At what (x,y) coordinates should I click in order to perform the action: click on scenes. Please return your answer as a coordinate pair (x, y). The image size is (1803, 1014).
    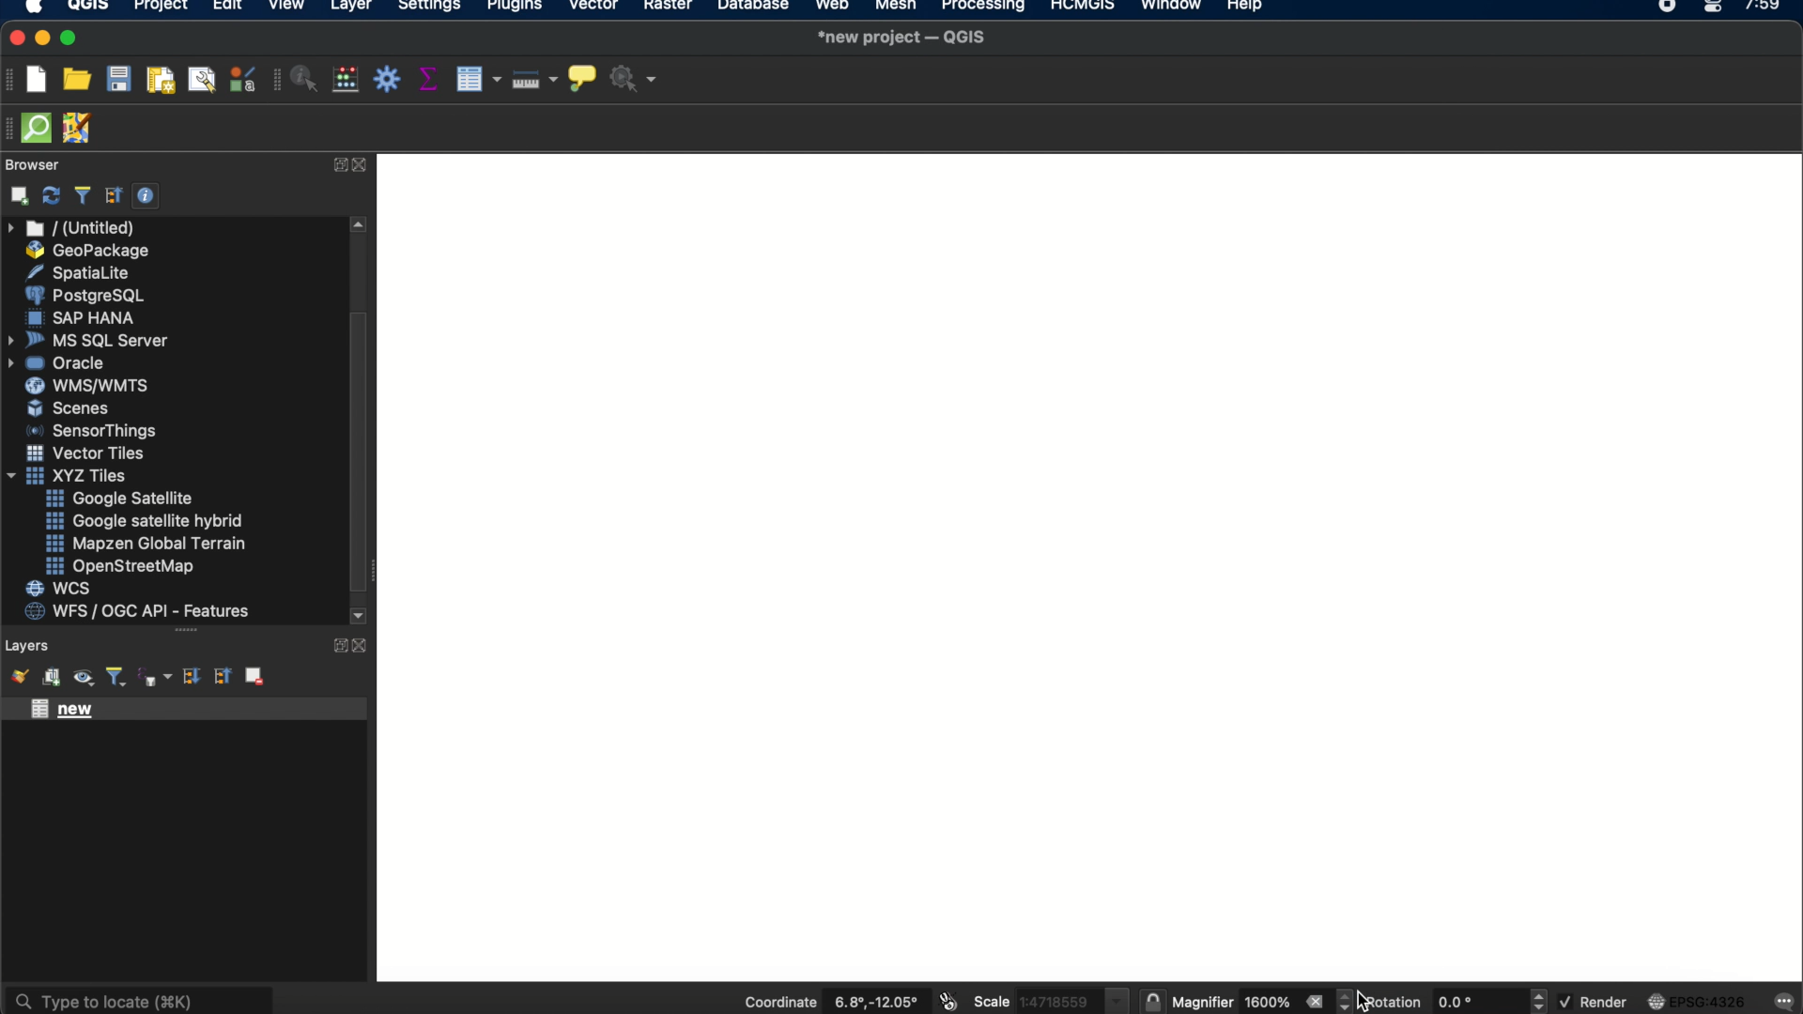
    Looking at the image, I should click on (69, 407).